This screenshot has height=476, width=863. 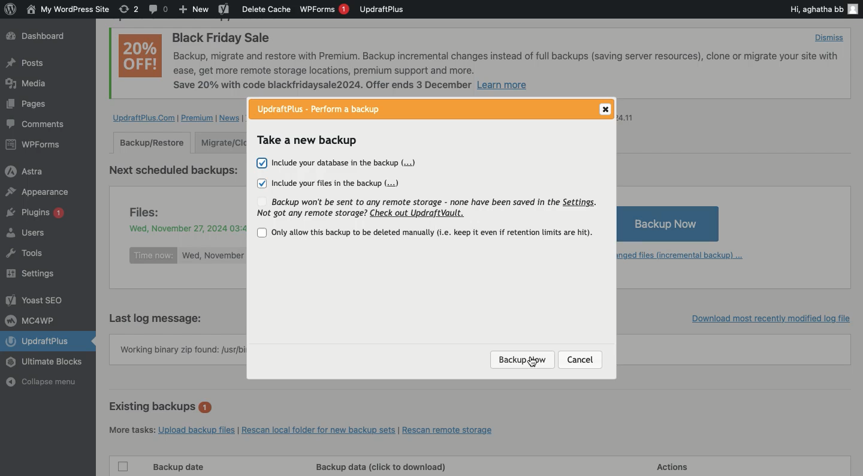 I want to click on Dismiss, so click(x=829, y=38).